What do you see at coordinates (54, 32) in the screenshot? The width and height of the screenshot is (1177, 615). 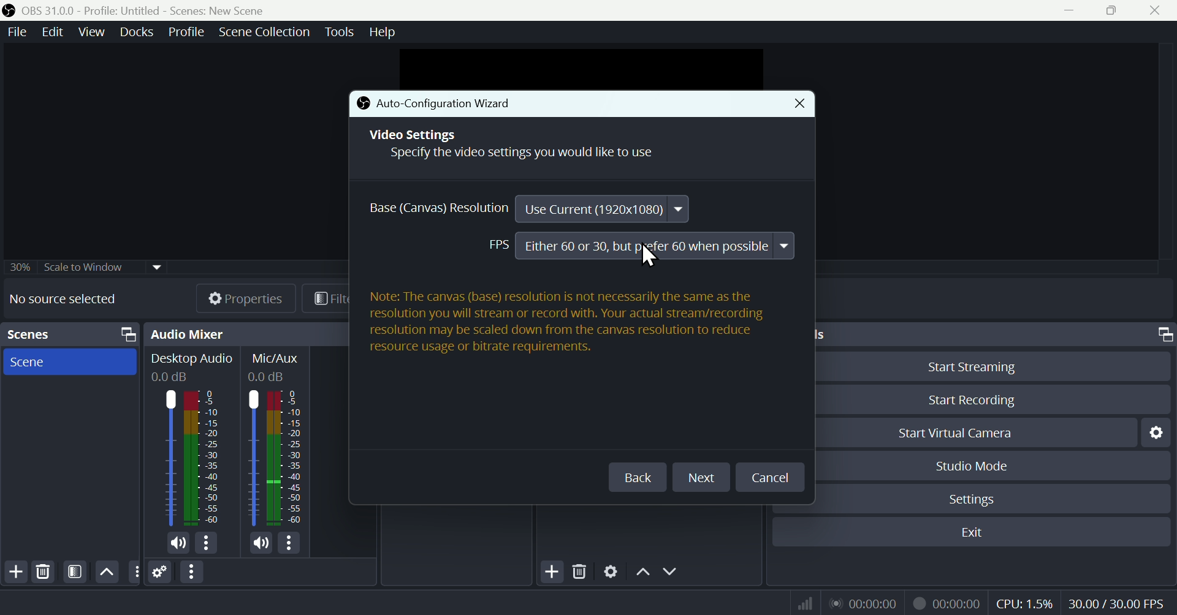 I see `Edit` at bounding box center [54, 32].